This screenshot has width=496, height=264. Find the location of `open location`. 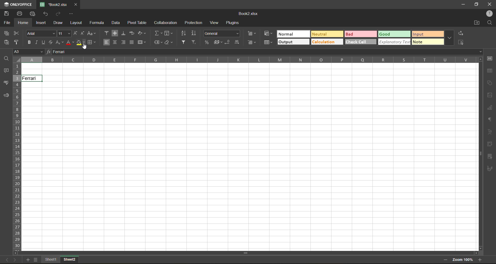

open location is located at coordinates (476, 22).